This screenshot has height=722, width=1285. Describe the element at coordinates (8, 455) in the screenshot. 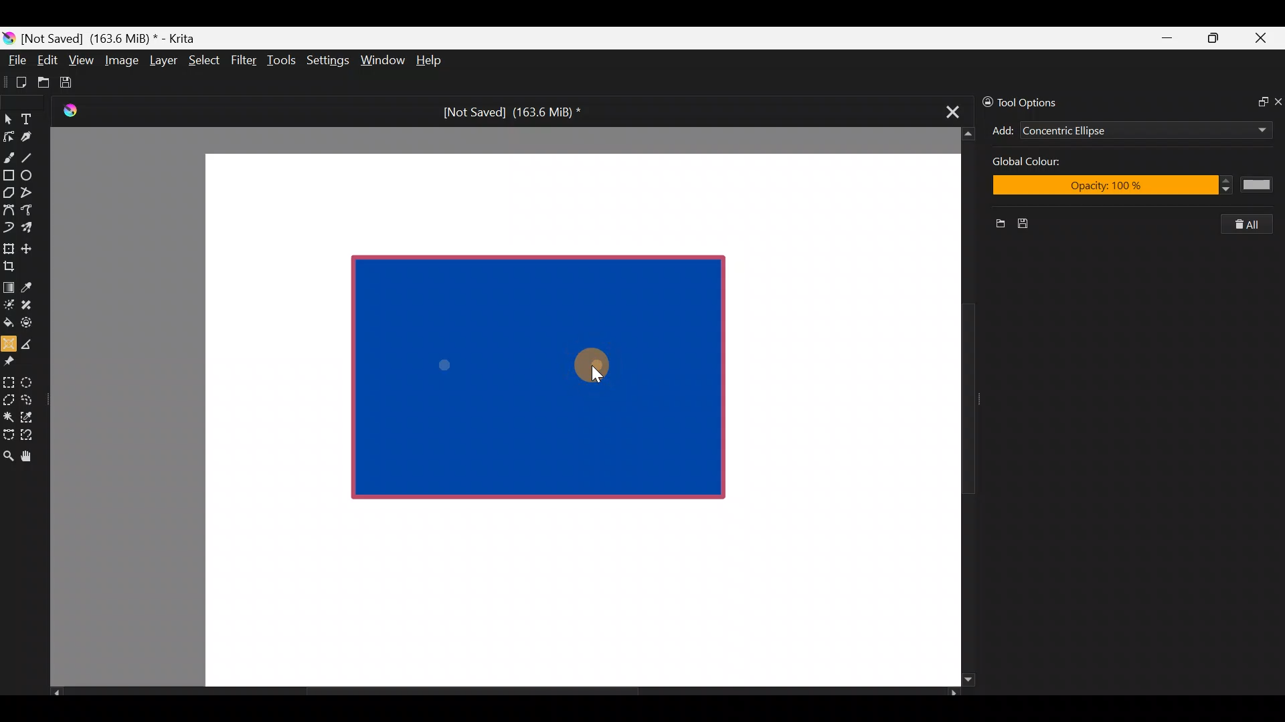

I see `Zoom tool` at that location.